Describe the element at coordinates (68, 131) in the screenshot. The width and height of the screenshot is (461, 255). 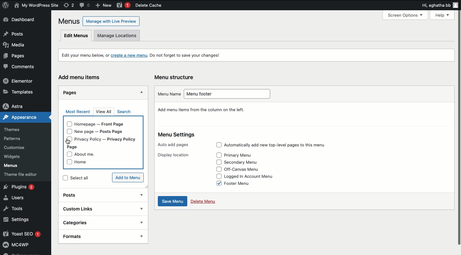
I see `checkbox` at that location.